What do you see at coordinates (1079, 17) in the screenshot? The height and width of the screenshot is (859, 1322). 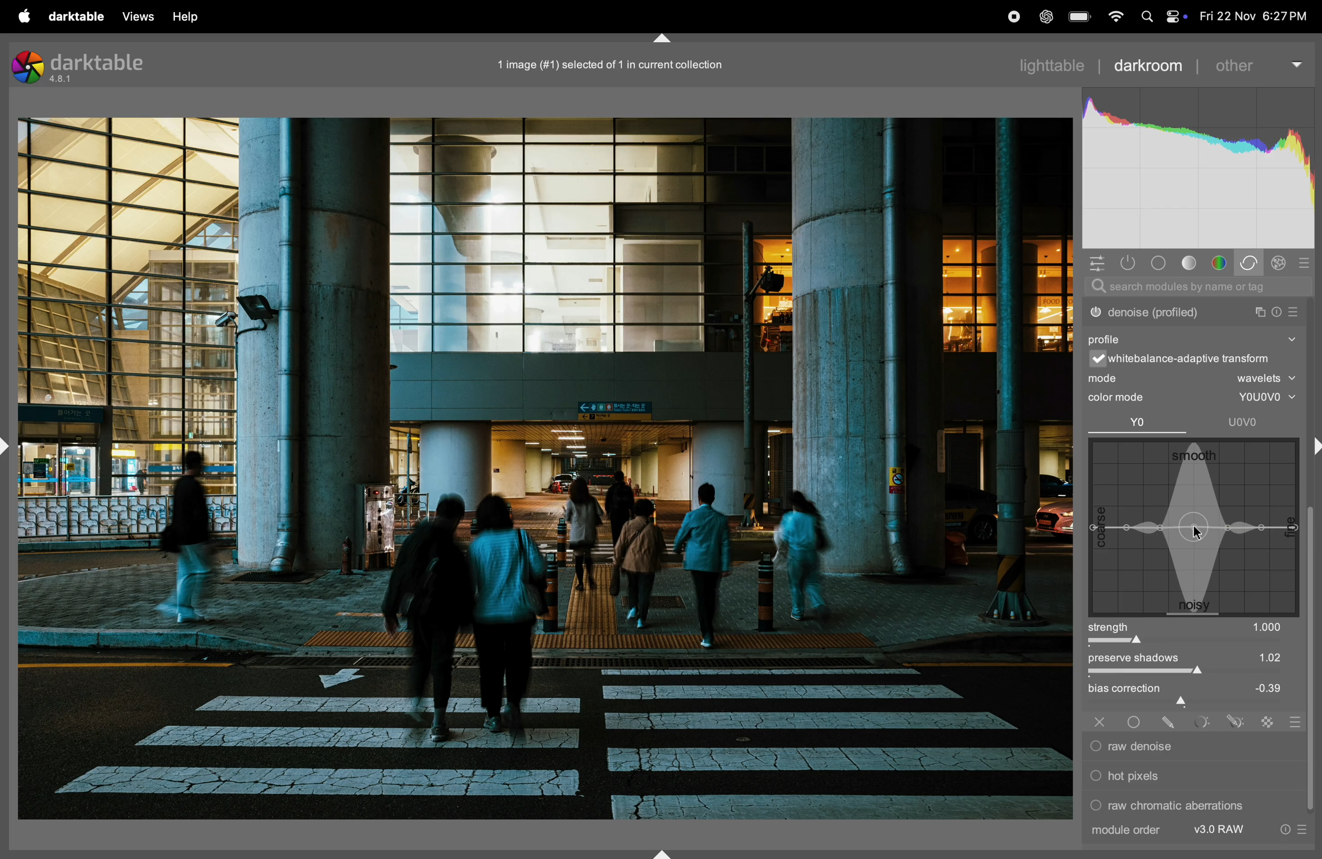 I see `battery` at bounding box center [1079, 17].